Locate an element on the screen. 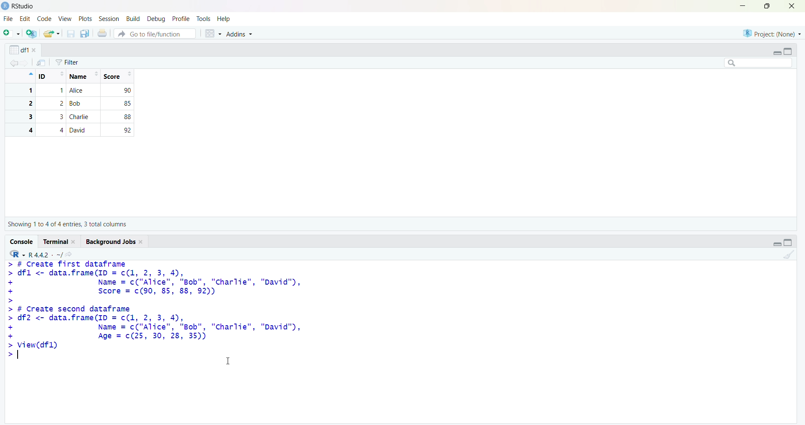 The image size is (805, 425). 4 4 David 92 is located at coordinates (72, 130).